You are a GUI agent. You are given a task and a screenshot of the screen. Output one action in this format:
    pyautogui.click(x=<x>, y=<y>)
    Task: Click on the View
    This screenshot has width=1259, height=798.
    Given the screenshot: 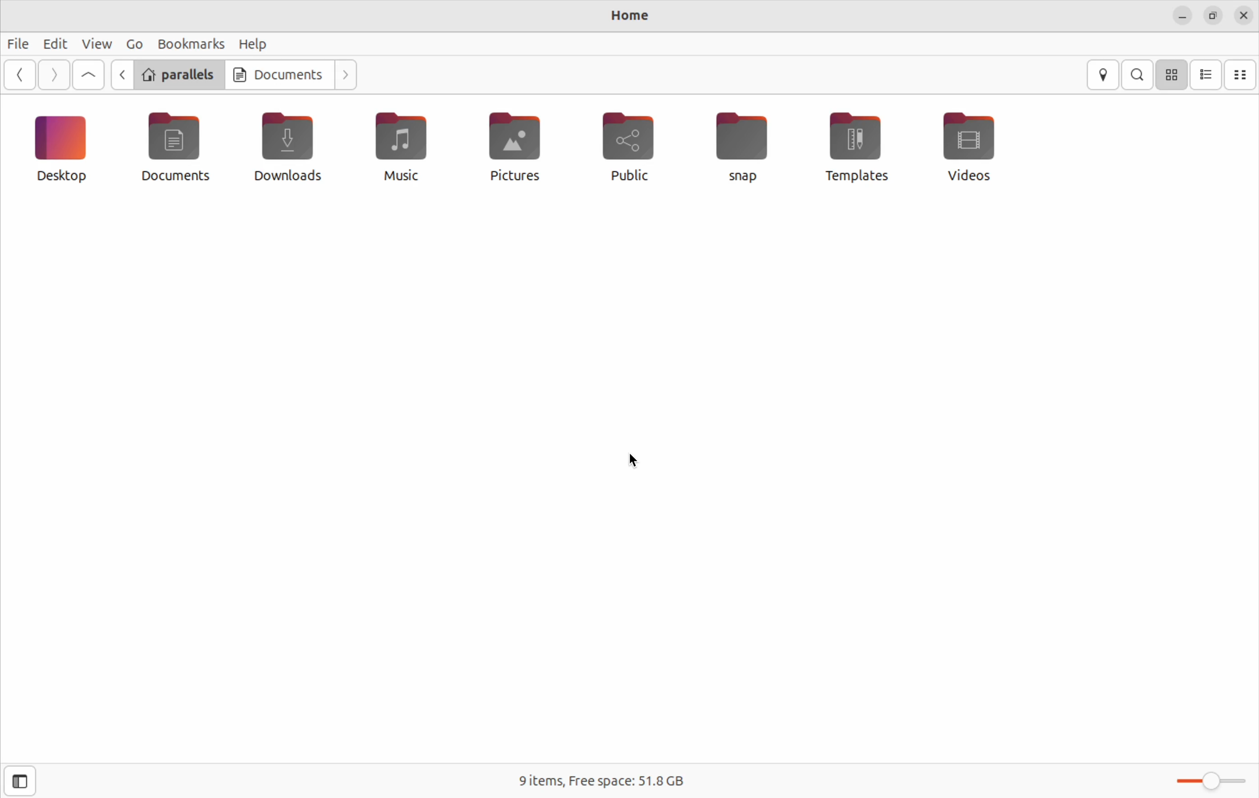 What is the action you would take?
    pyautogui.click(x=96, y=43)
    